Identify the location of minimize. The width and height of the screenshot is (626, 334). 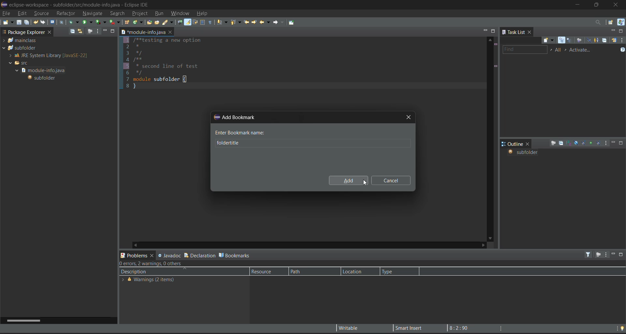
(614, 143).